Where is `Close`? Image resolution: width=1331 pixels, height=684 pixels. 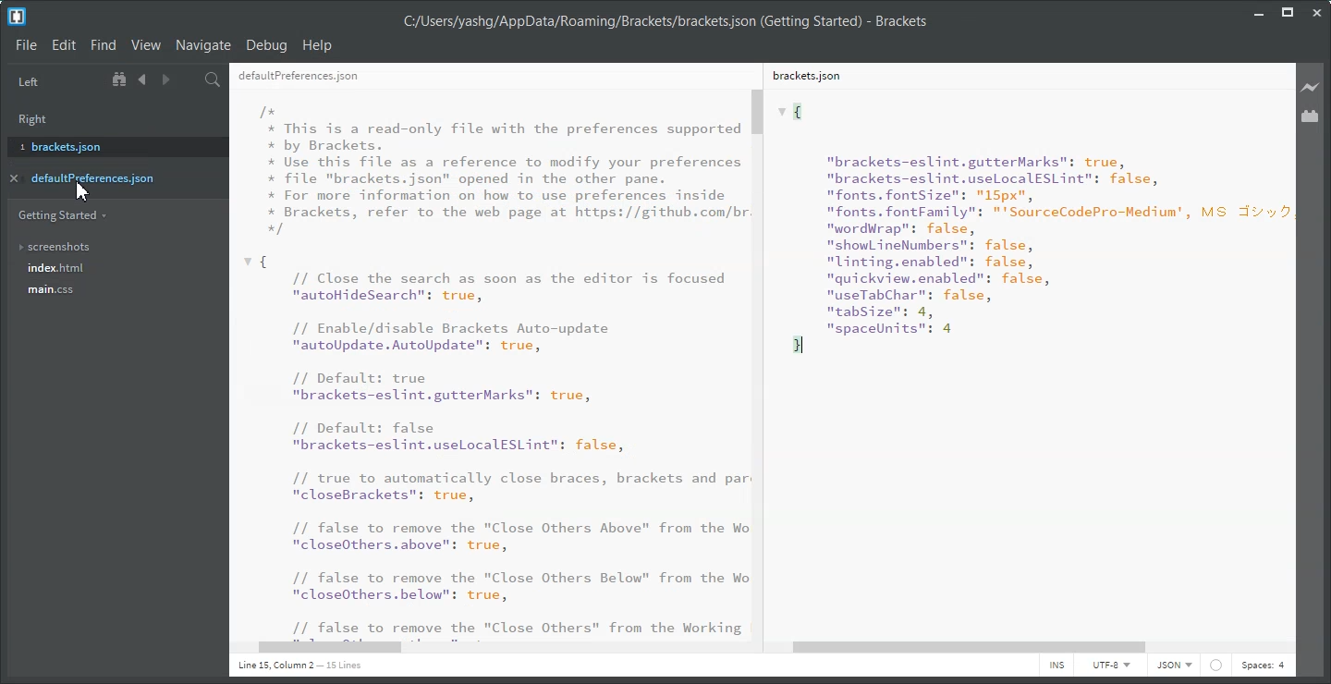
Close is located at coordinates (1316, 13).